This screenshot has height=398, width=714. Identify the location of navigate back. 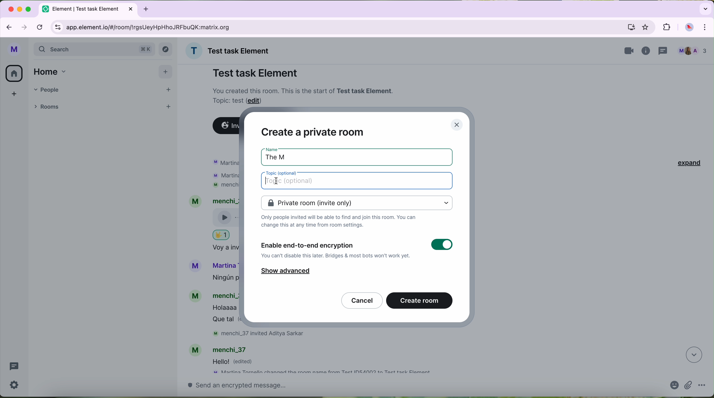
(7, 26).